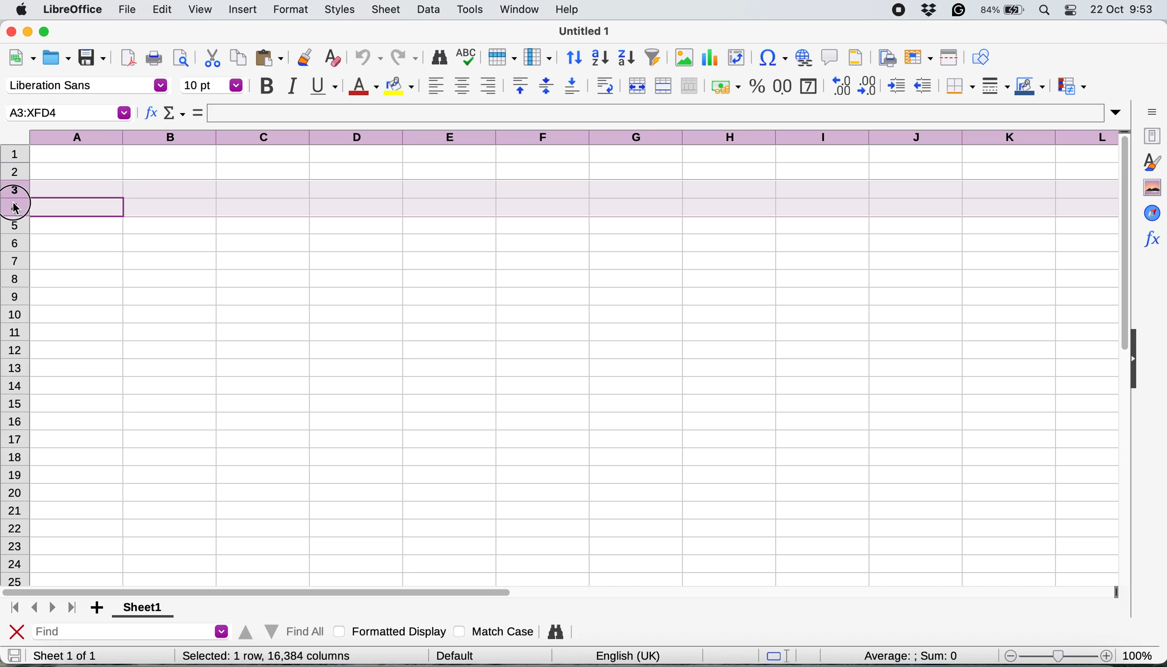 The image size is (1167, 667). Describe the element at coordinates (280, 629) in the screenshot. I see `find all` at that location.